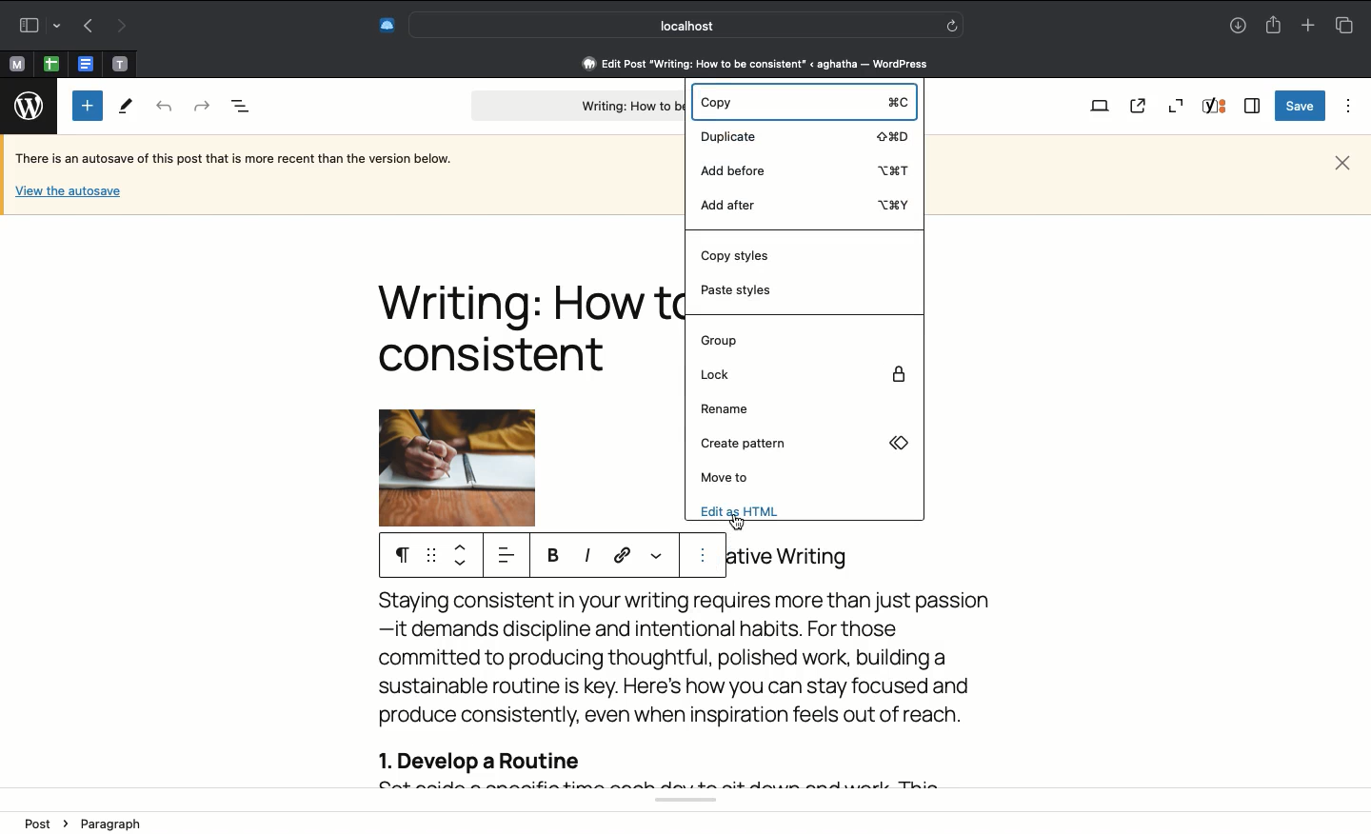  I want to click on Close, so click(1342, 161).